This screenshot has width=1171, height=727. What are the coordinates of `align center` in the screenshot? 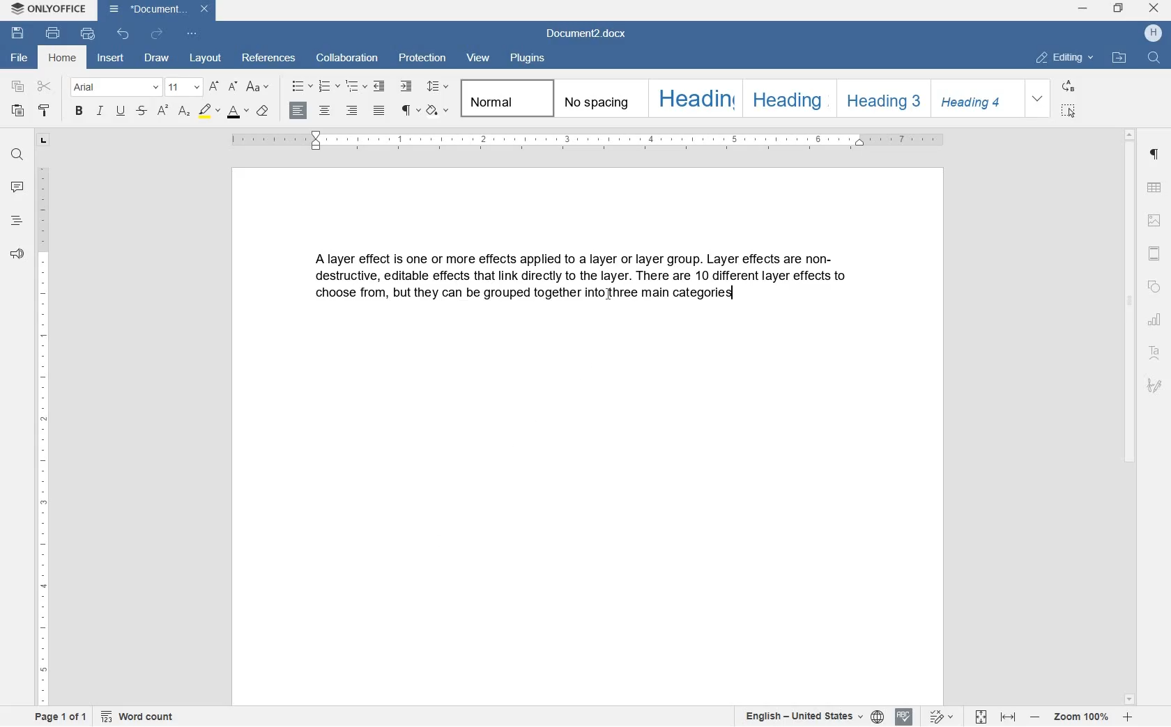 It's located at (325, 114).